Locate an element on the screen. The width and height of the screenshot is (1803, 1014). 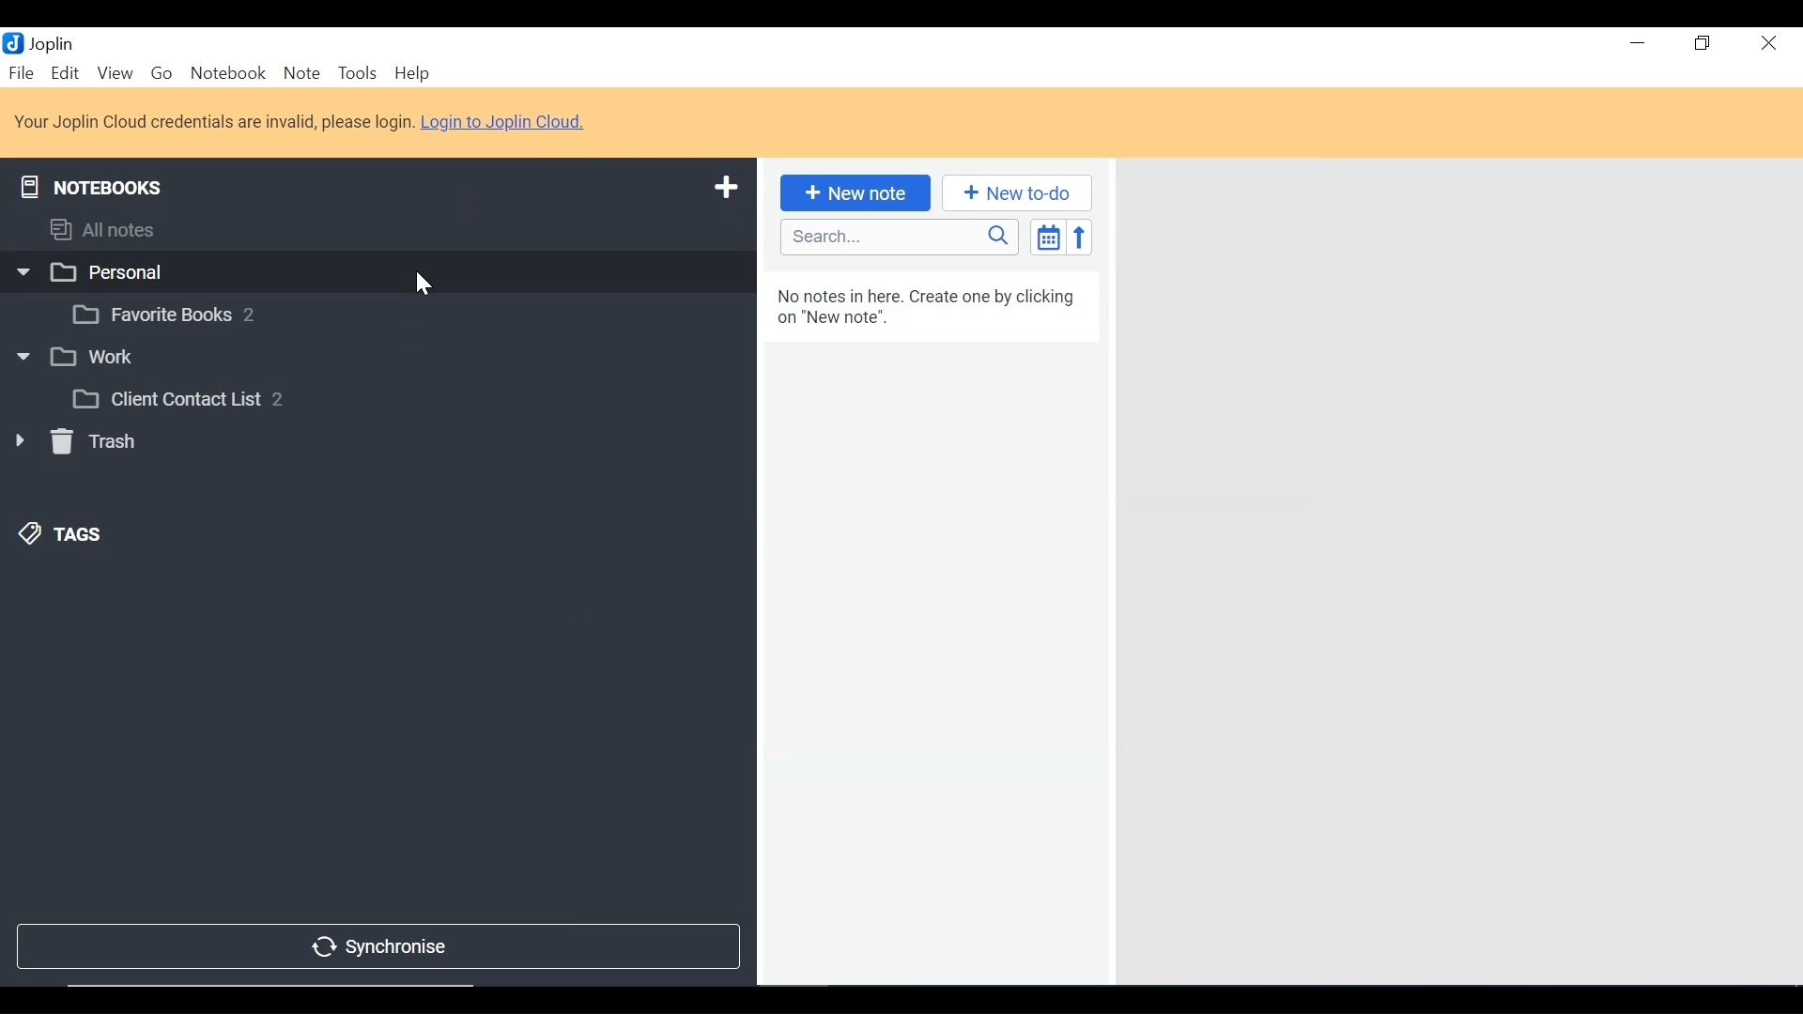
Add New Note is located at coordinates (853, 193).